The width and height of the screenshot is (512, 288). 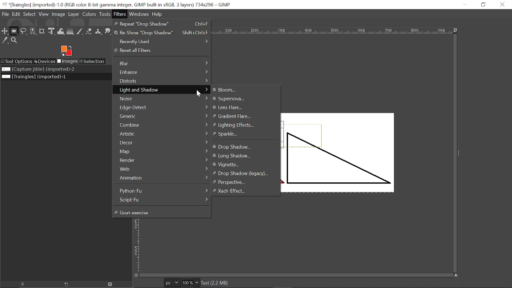 I want to click on Zoom when window size changes, so click(x=456, y=30).